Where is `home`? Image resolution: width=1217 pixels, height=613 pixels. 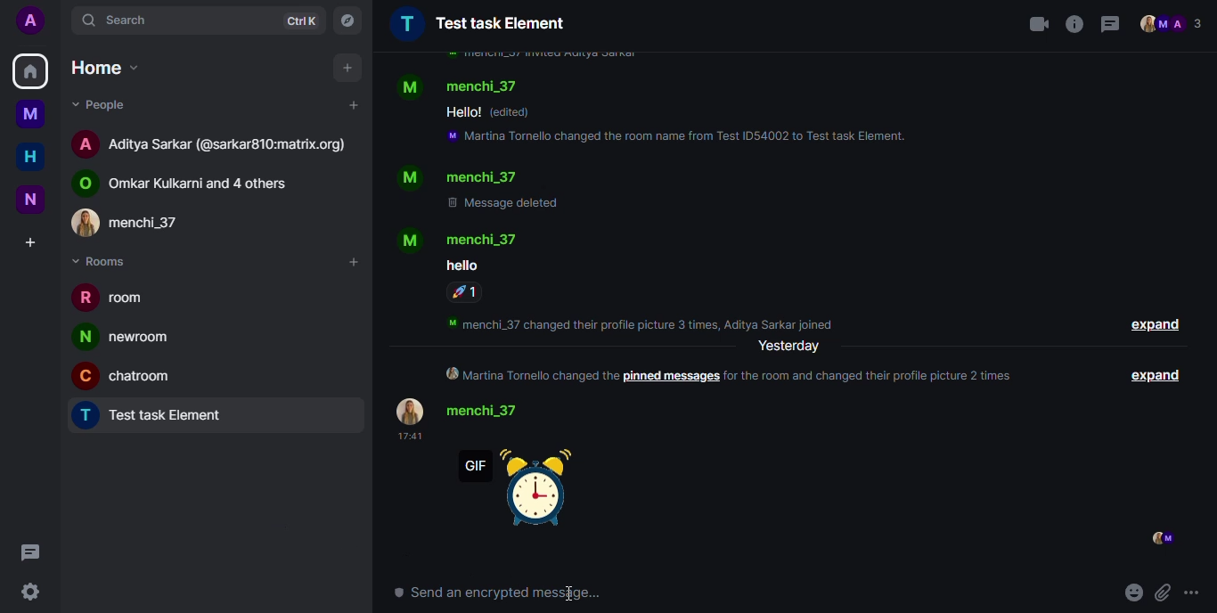
home is located at coordinates (30, 158).